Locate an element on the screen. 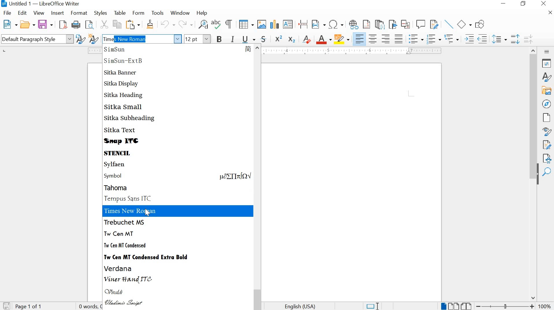 The height and width of the screenshot is (310, 554). INSERT ENDNOTE is located at coordinates (379, 25).